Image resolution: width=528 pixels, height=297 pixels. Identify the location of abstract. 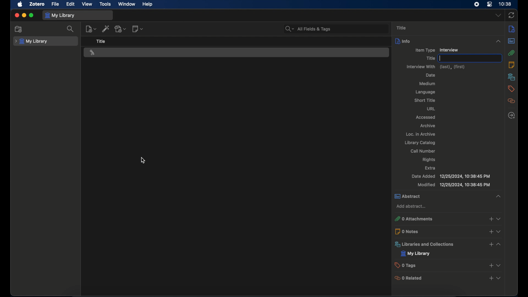
(512, 41).